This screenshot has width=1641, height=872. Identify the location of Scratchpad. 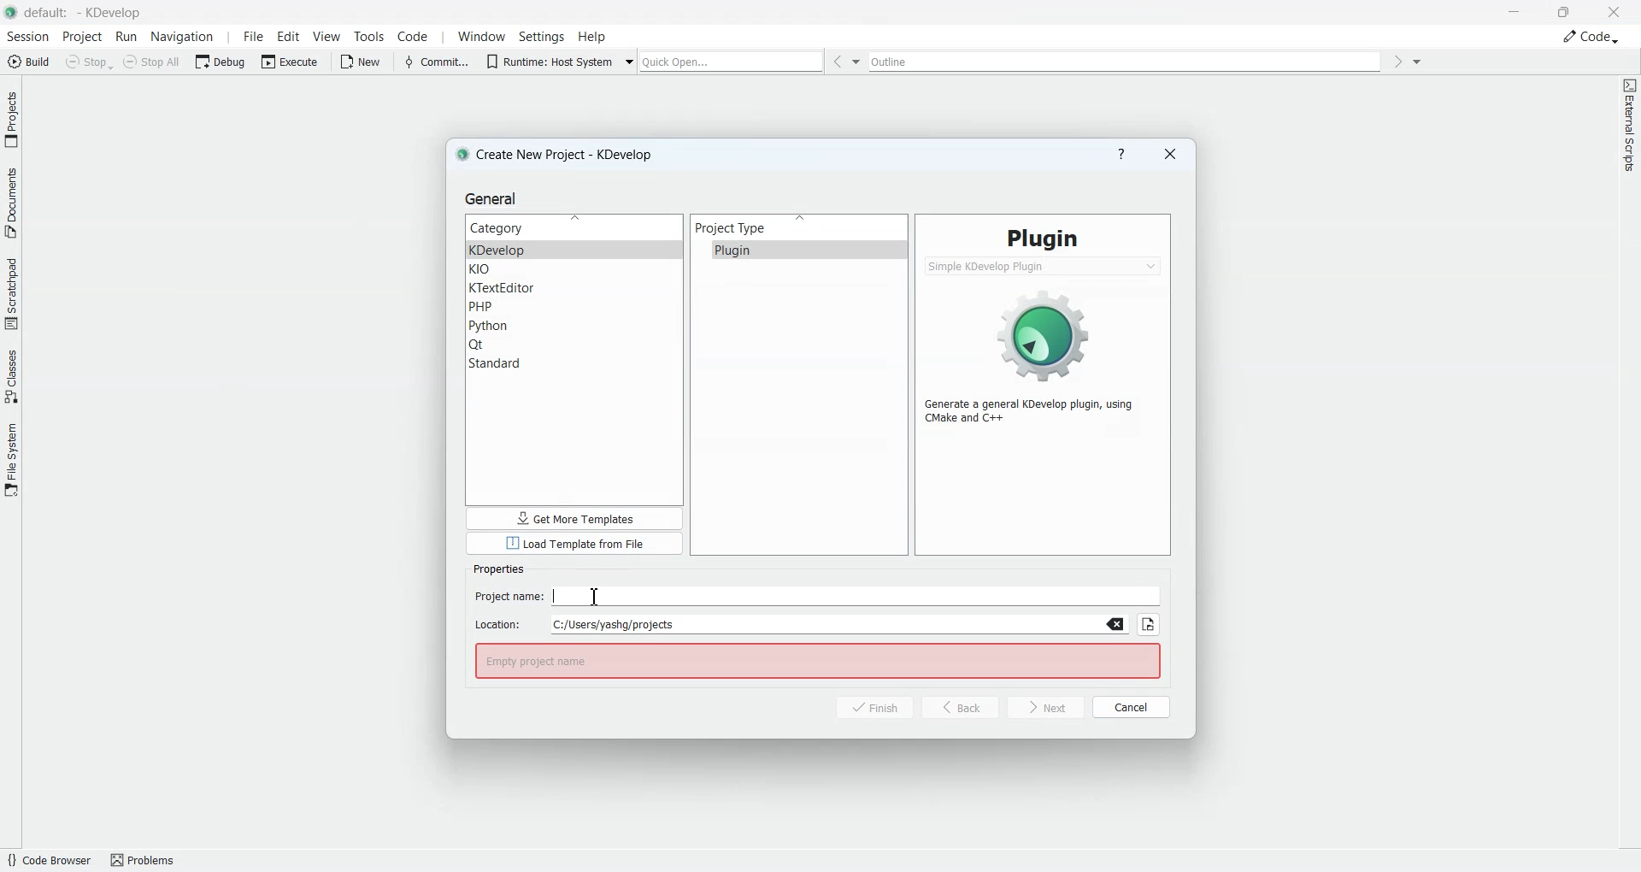
(11, 292).